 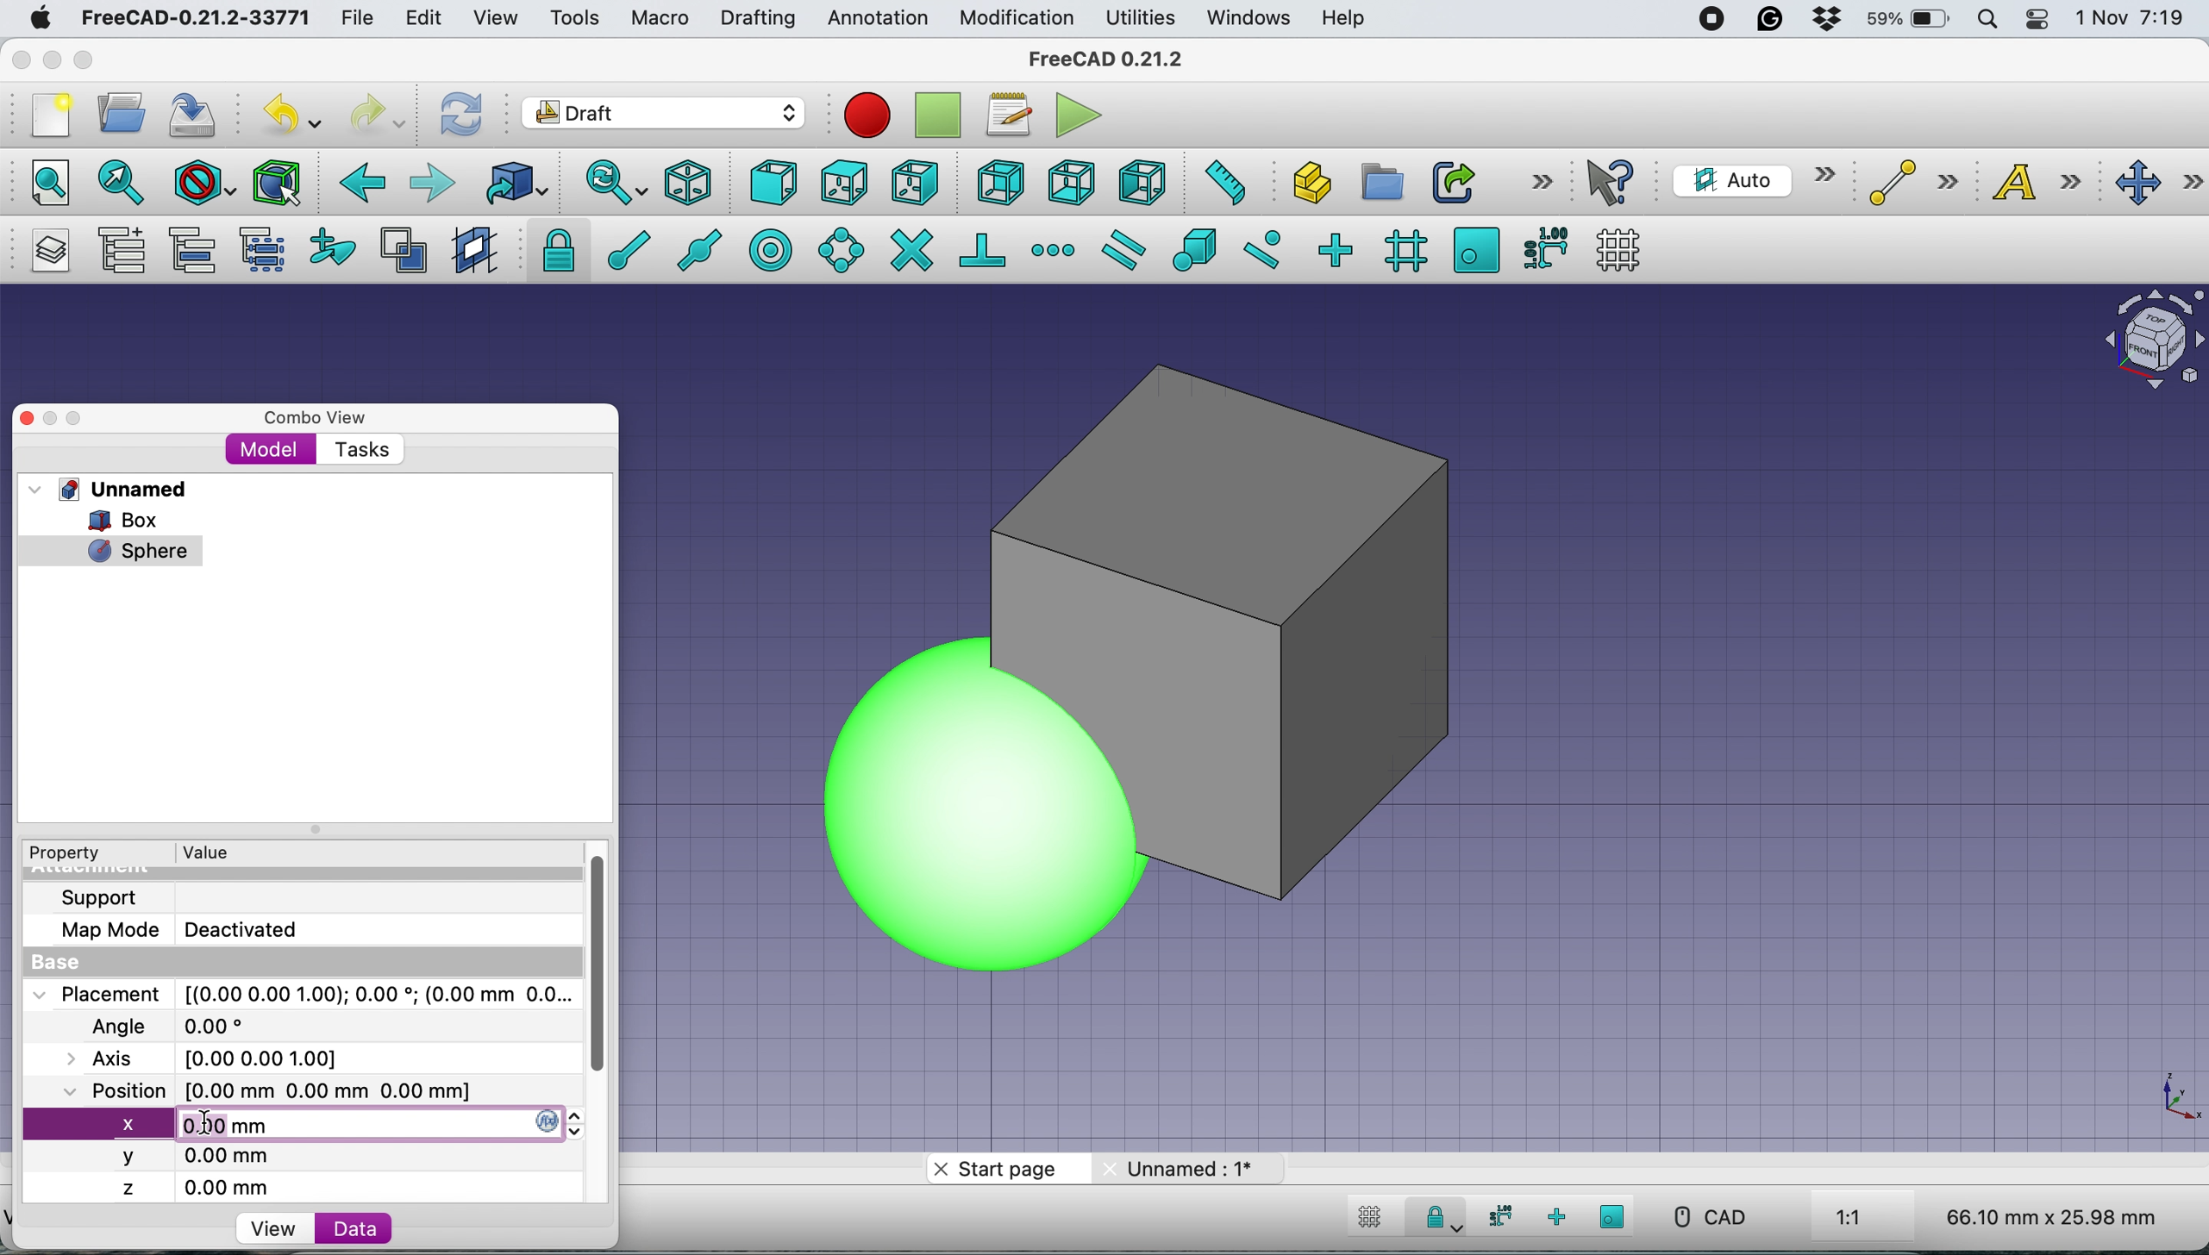 I want to click on sync view, so click(x=605, y=184).